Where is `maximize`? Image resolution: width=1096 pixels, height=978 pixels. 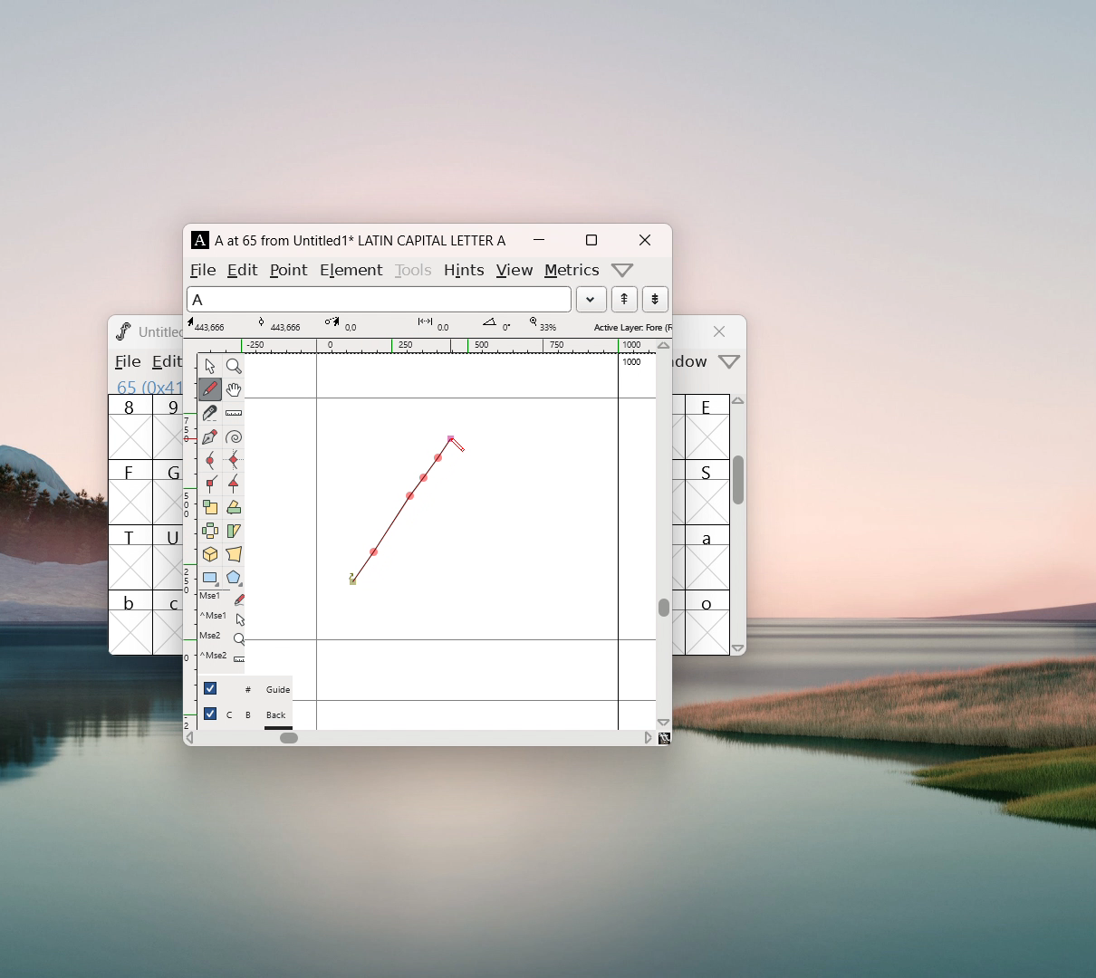 maximize is located at coordinates (591, 240).